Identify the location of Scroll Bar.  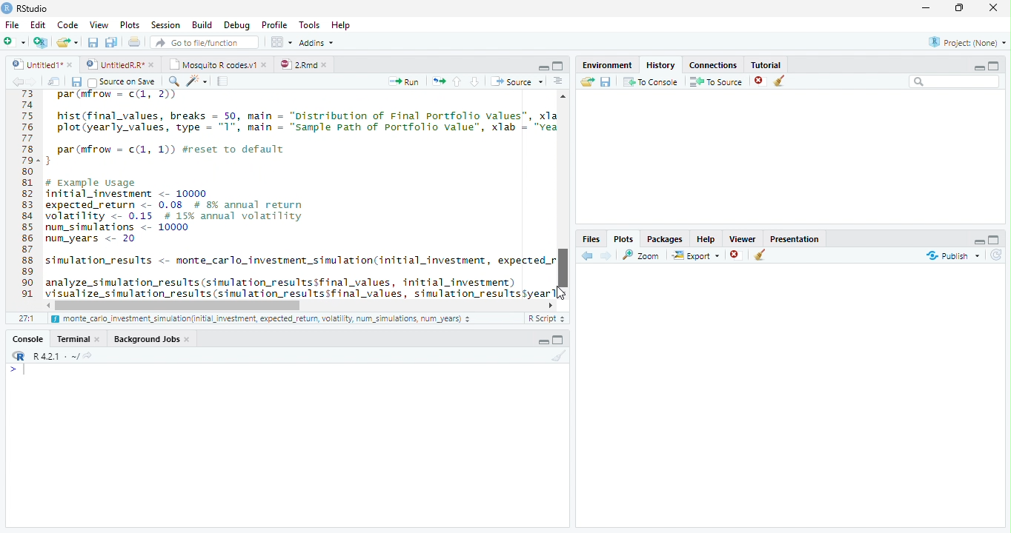
(563, 265).